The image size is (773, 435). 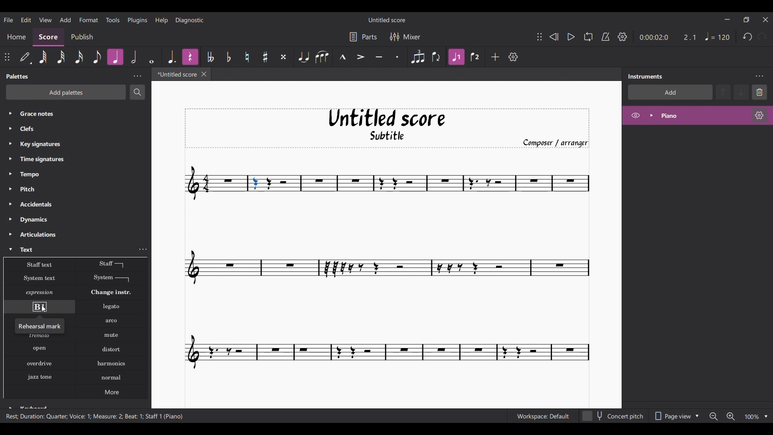 What do you see at coordinates (172, 57) in the screenshot?
I see `Augmentation dot` at bounding box center [172, 57].